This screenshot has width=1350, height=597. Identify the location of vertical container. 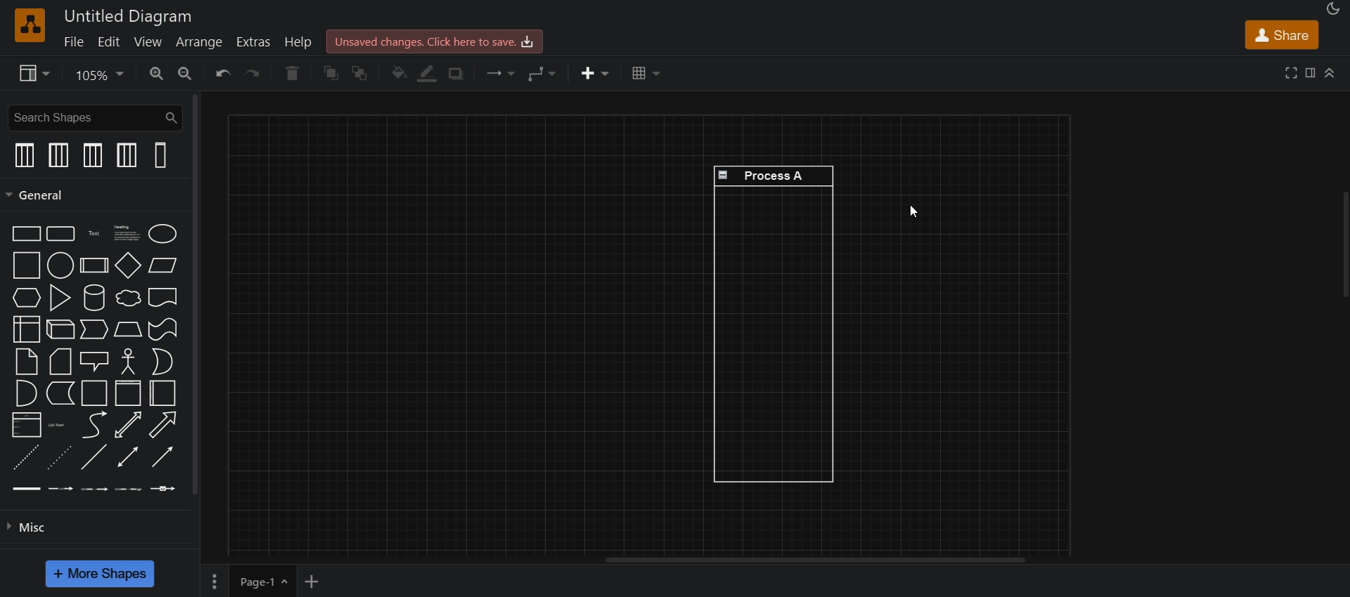
(161, 394).